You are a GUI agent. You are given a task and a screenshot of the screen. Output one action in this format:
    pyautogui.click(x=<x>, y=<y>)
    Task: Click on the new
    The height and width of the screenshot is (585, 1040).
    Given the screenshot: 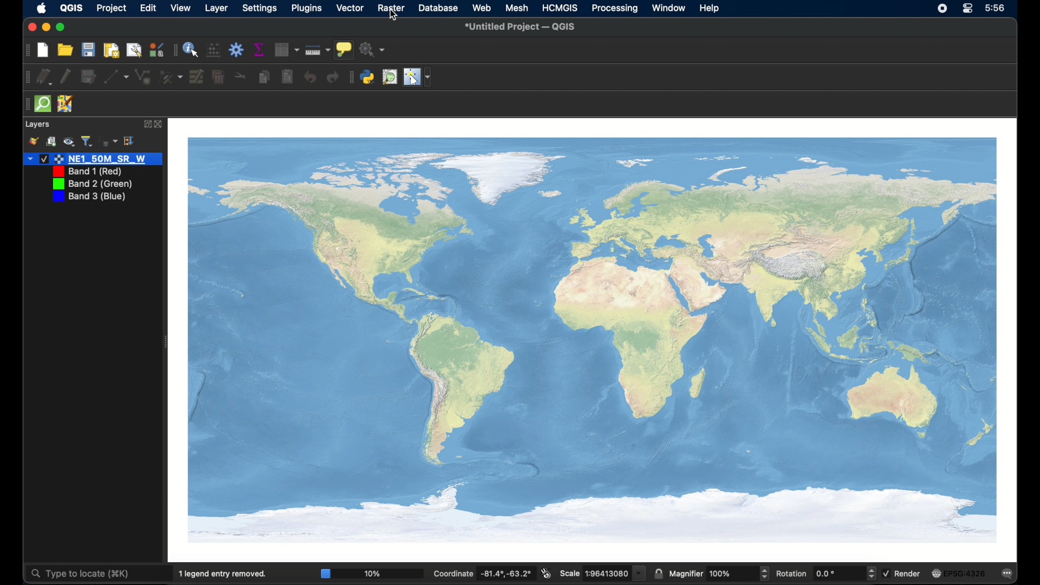 What is the action you would take?
    pyautogui.click(x=42, y=49)
    